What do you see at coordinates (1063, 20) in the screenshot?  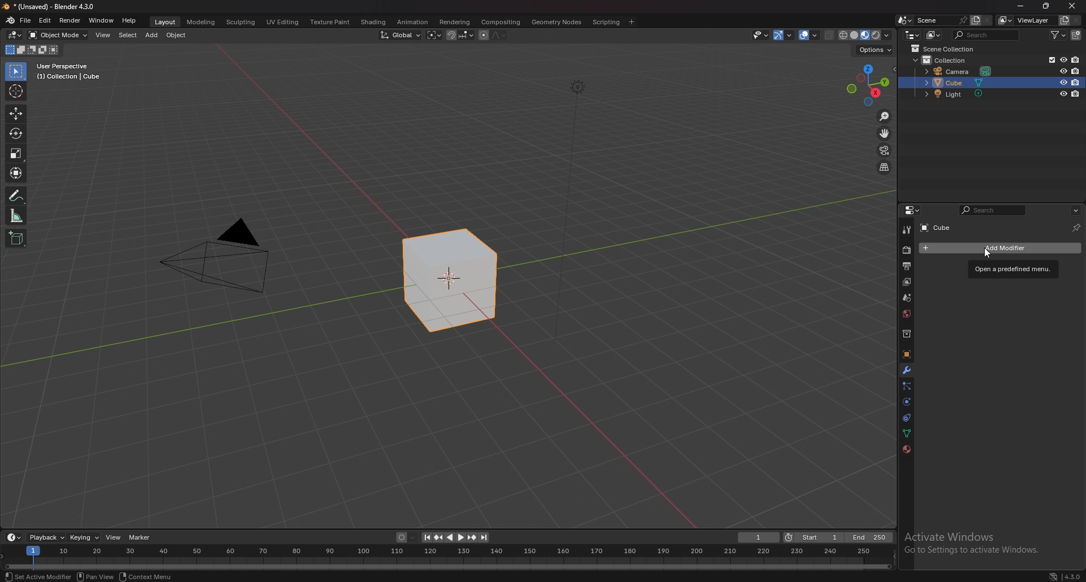 I see `add view layer` at bounding box center [1063, 20].